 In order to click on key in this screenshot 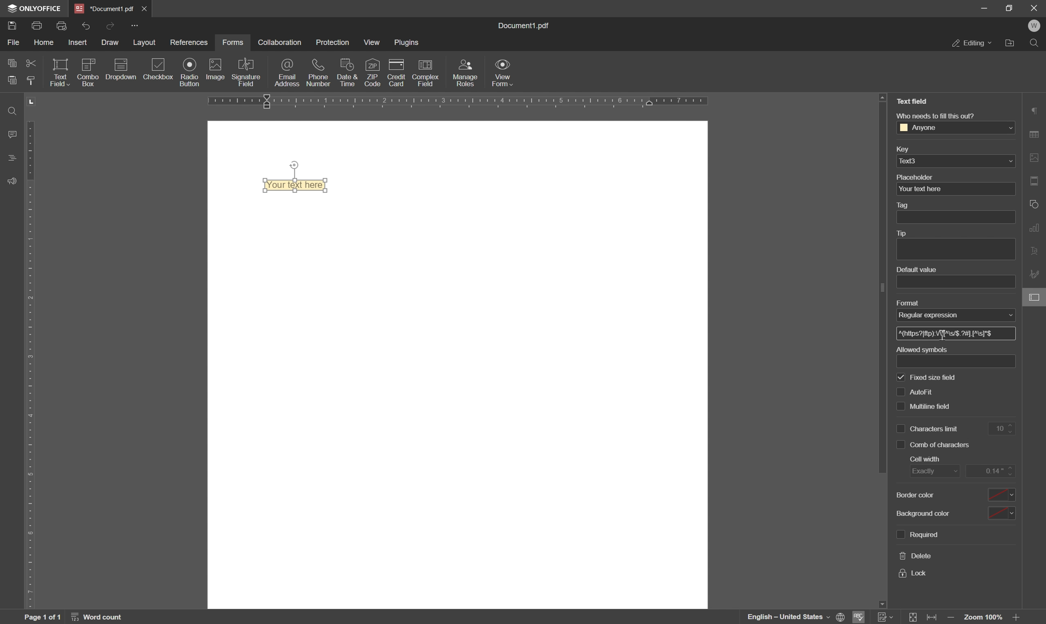, I will do `click(901, 150)`.